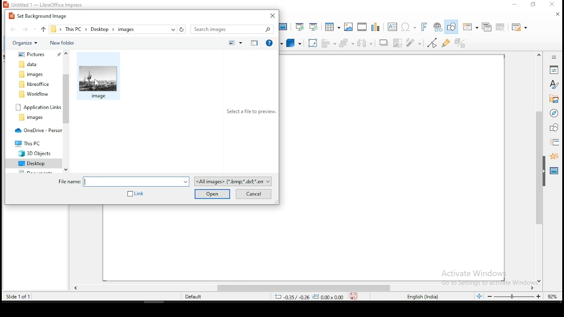 Image resolution: width=564 pixels, height=317 pixels. Describe the element at coordinates (182, 29) in the screenshot. I see `refresh` at that location.